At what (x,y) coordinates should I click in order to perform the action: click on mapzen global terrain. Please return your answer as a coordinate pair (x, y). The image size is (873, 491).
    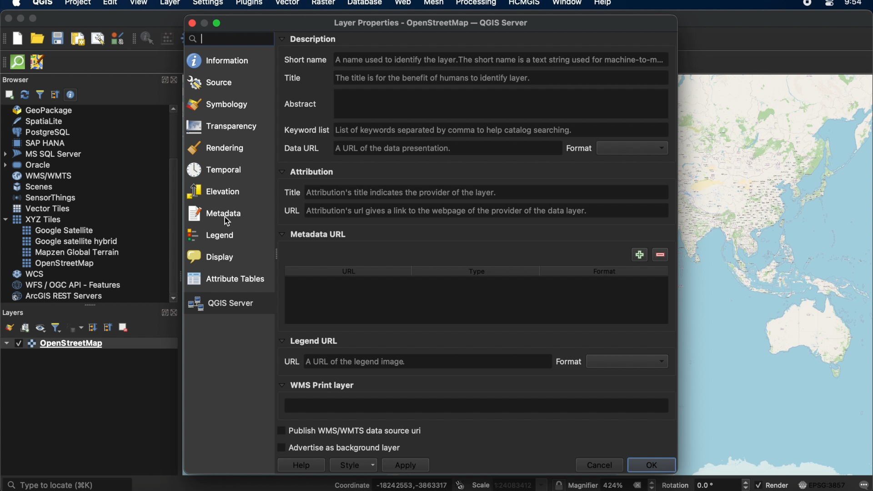
    Looking at the image, I should click on (70, 252).